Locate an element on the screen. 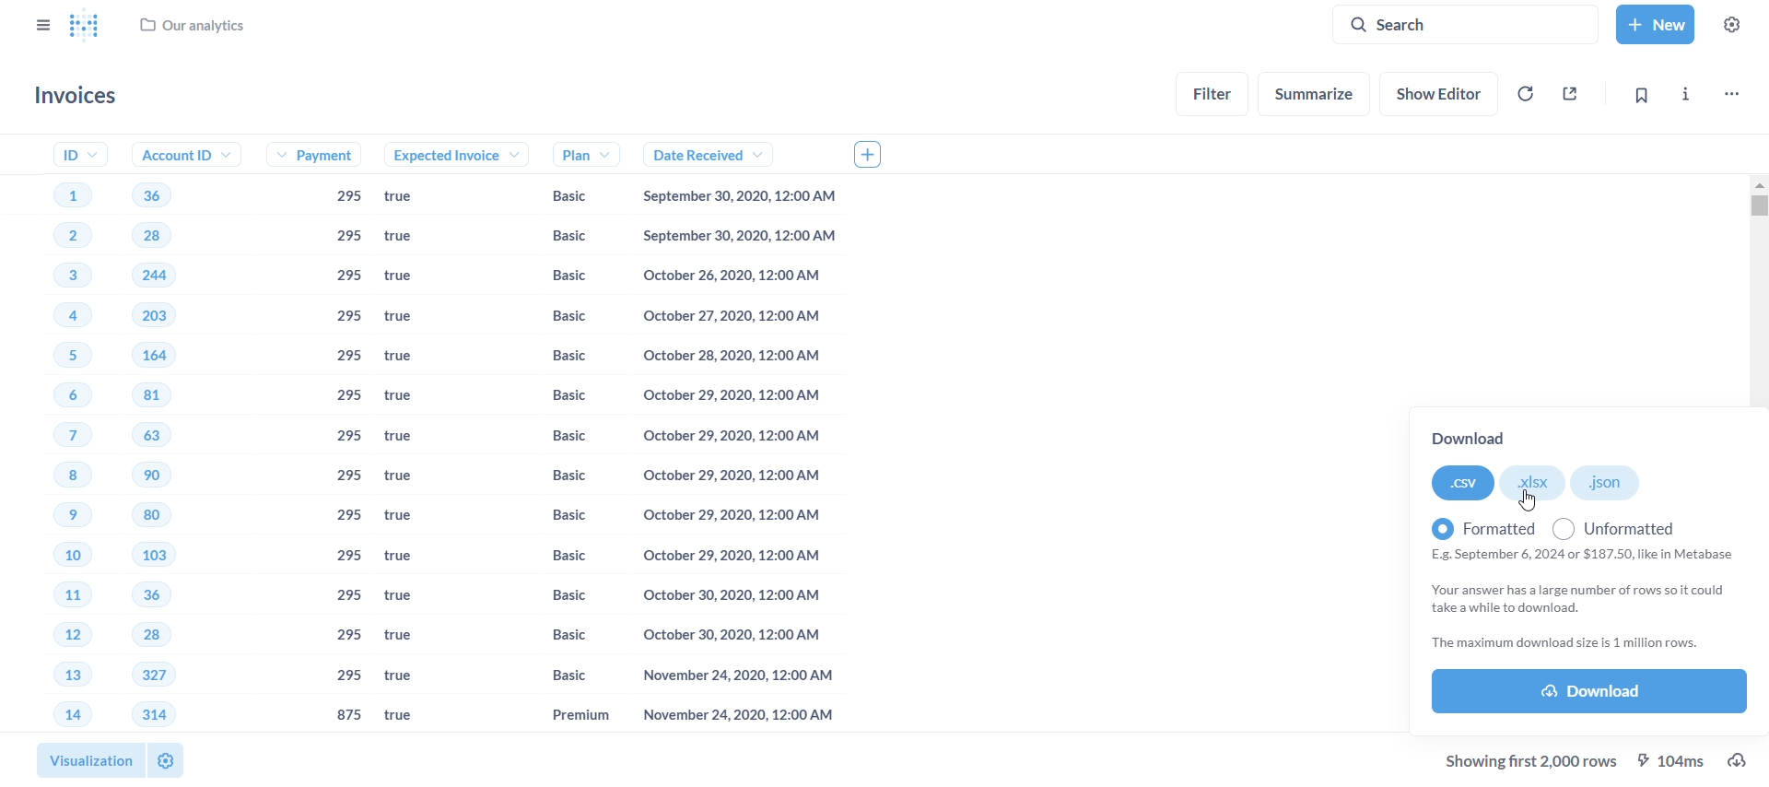  314 is located at coordinates (153, 713).